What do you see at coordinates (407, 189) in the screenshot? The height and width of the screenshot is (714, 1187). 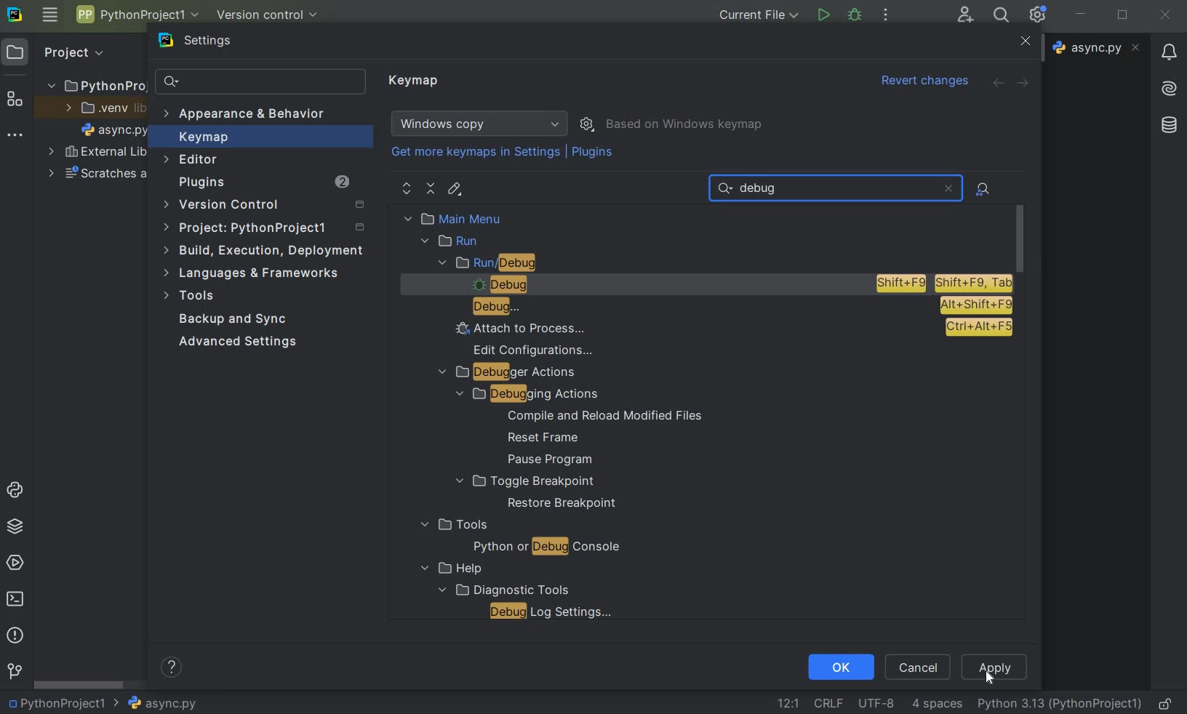 I see `expand all` at bounding box center [407, 189].